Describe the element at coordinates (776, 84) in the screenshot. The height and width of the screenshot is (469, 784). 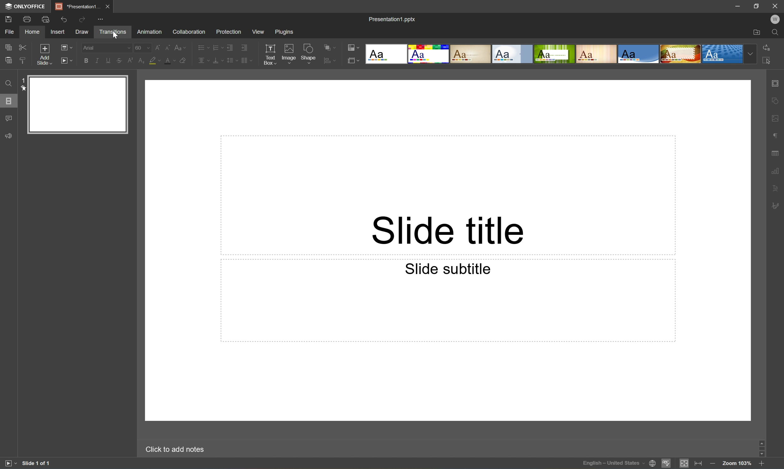
I see `Slide settings` at that location.